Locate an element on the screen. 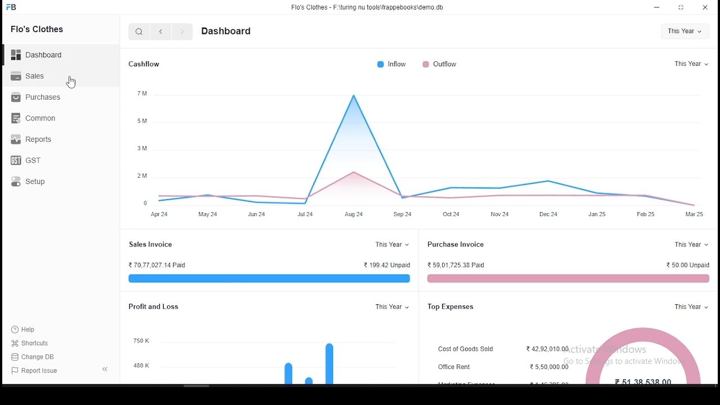 The width and height of the screenshot is (720, 405). 550,000.00 is located at coordinates (544, 368).